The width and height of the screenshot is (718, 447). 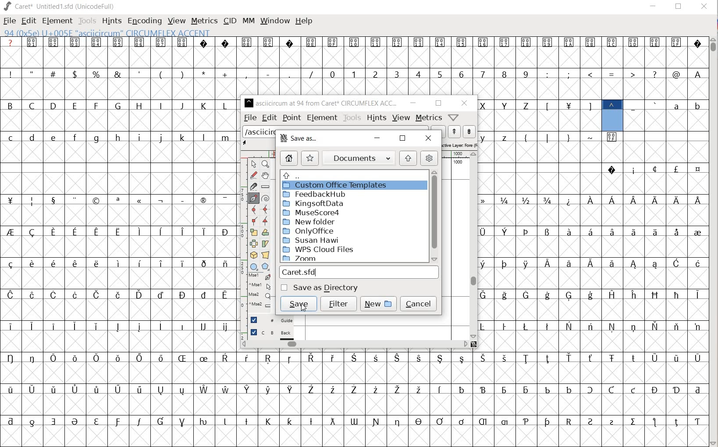 I want to click on save as, so click(x=298, y=139).